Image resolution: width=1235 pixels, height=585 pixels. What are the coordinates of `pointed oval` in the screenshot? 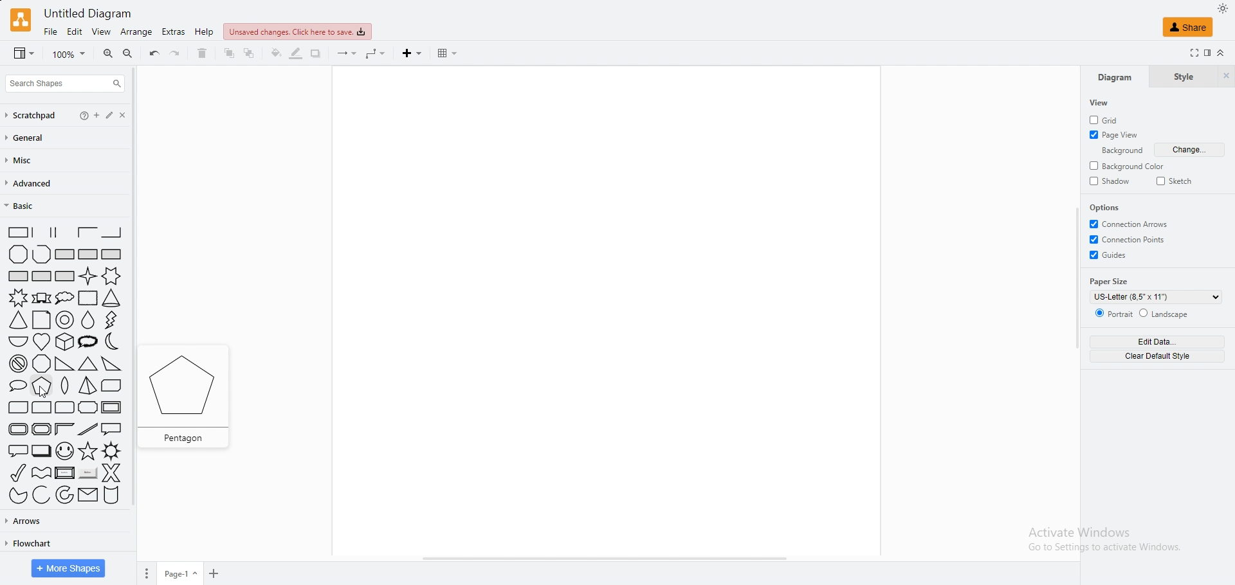 It's located at (66, 387).